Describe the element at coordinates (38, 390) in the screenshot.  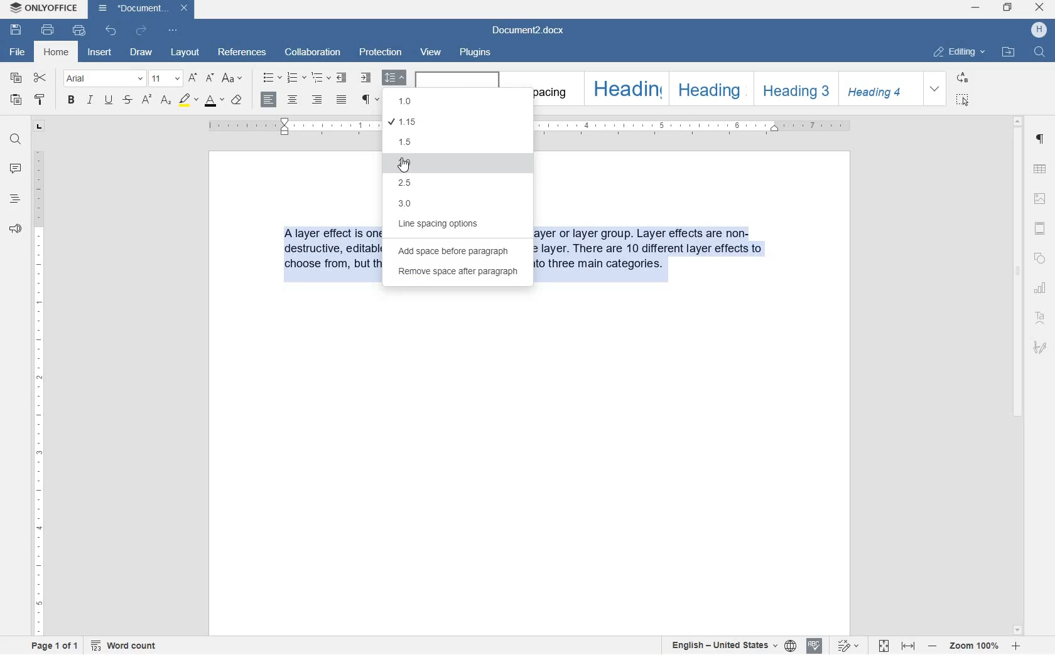
I see `ruler` at that location.